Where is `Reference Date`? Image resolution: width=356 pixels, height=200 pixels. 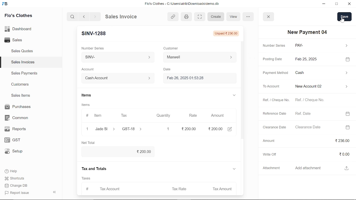 Reference Date is located at coordinates (274, 114).